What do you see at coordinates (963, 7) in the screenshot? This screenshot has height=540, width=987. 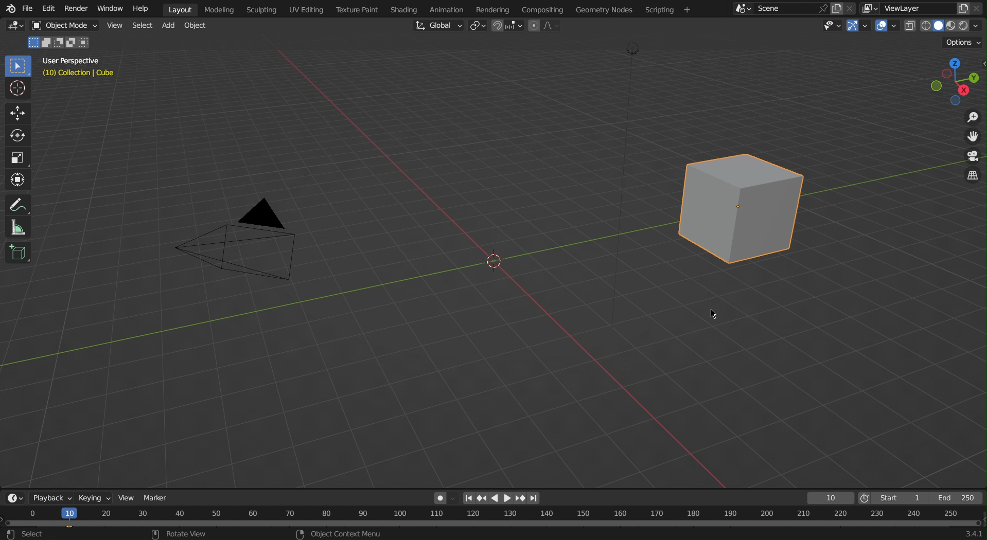 I see `copy` at bounding box center [963, 7].